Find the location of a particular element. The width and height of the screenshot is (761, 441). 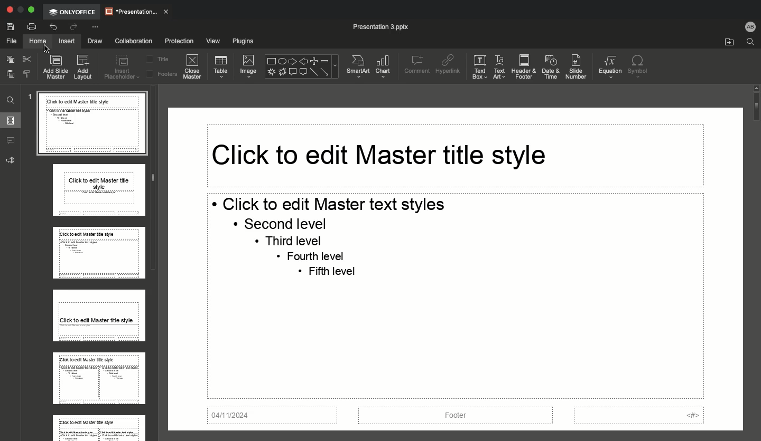

Print is located at coordinates (31, 27).